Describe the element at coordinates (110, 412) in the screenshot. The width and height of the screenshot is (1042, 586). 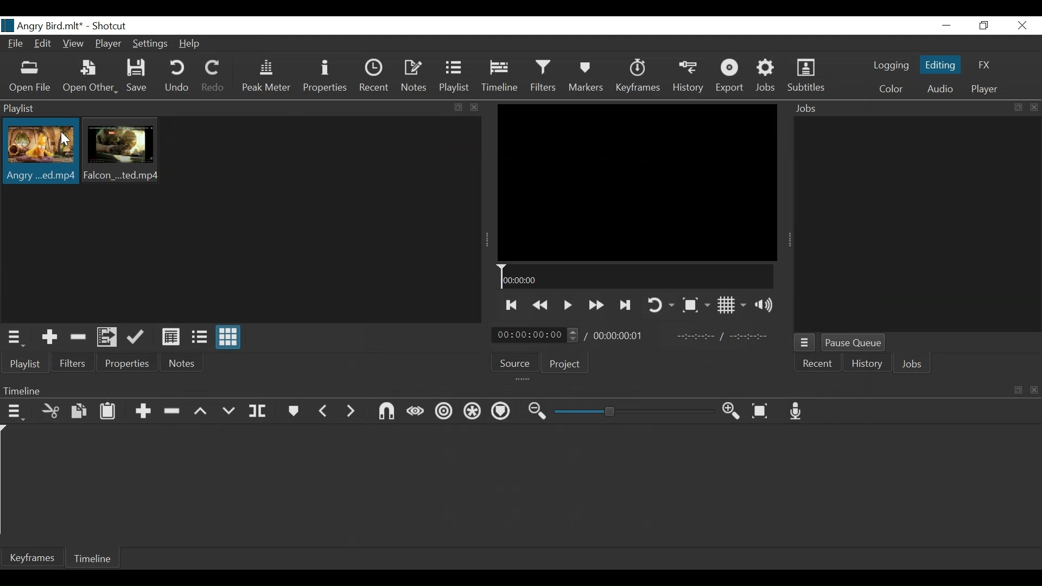
I see `Paste` at that location.